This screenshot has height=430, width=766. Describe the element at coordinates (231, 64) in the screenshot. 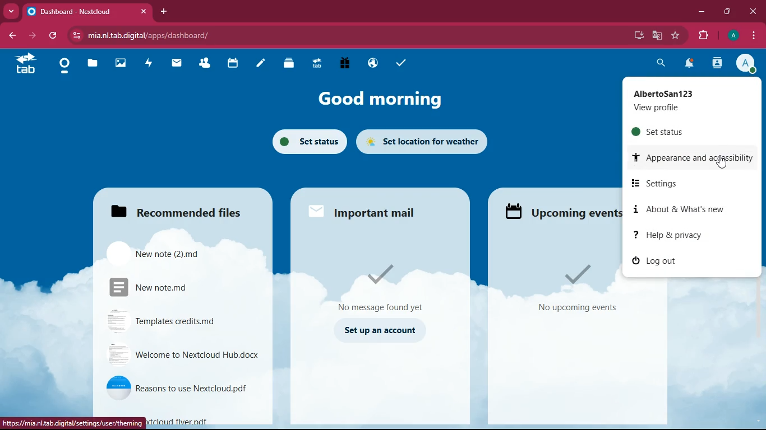

I see `calendar` at that location.